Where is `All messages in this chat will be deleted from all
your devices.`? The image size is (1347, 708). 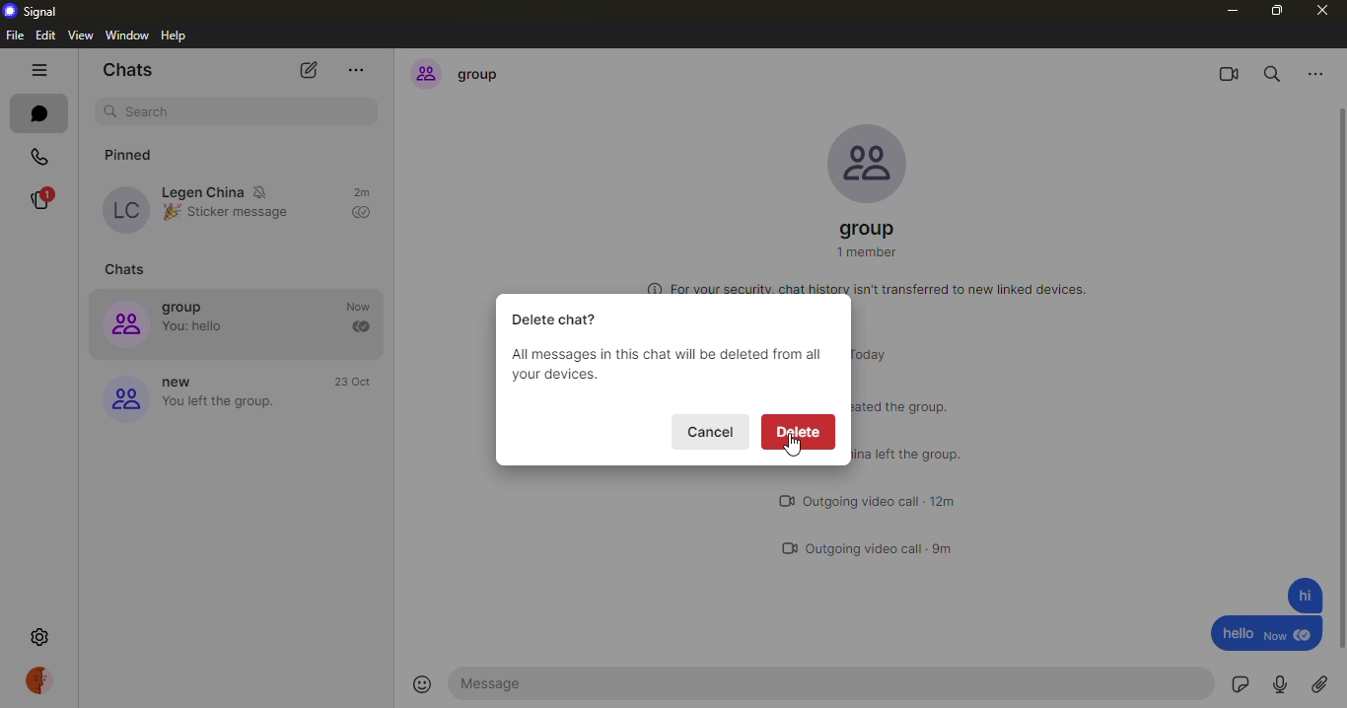 All messages in this chat will be deleted from all
your devices. is located at coordinates (670, 366).